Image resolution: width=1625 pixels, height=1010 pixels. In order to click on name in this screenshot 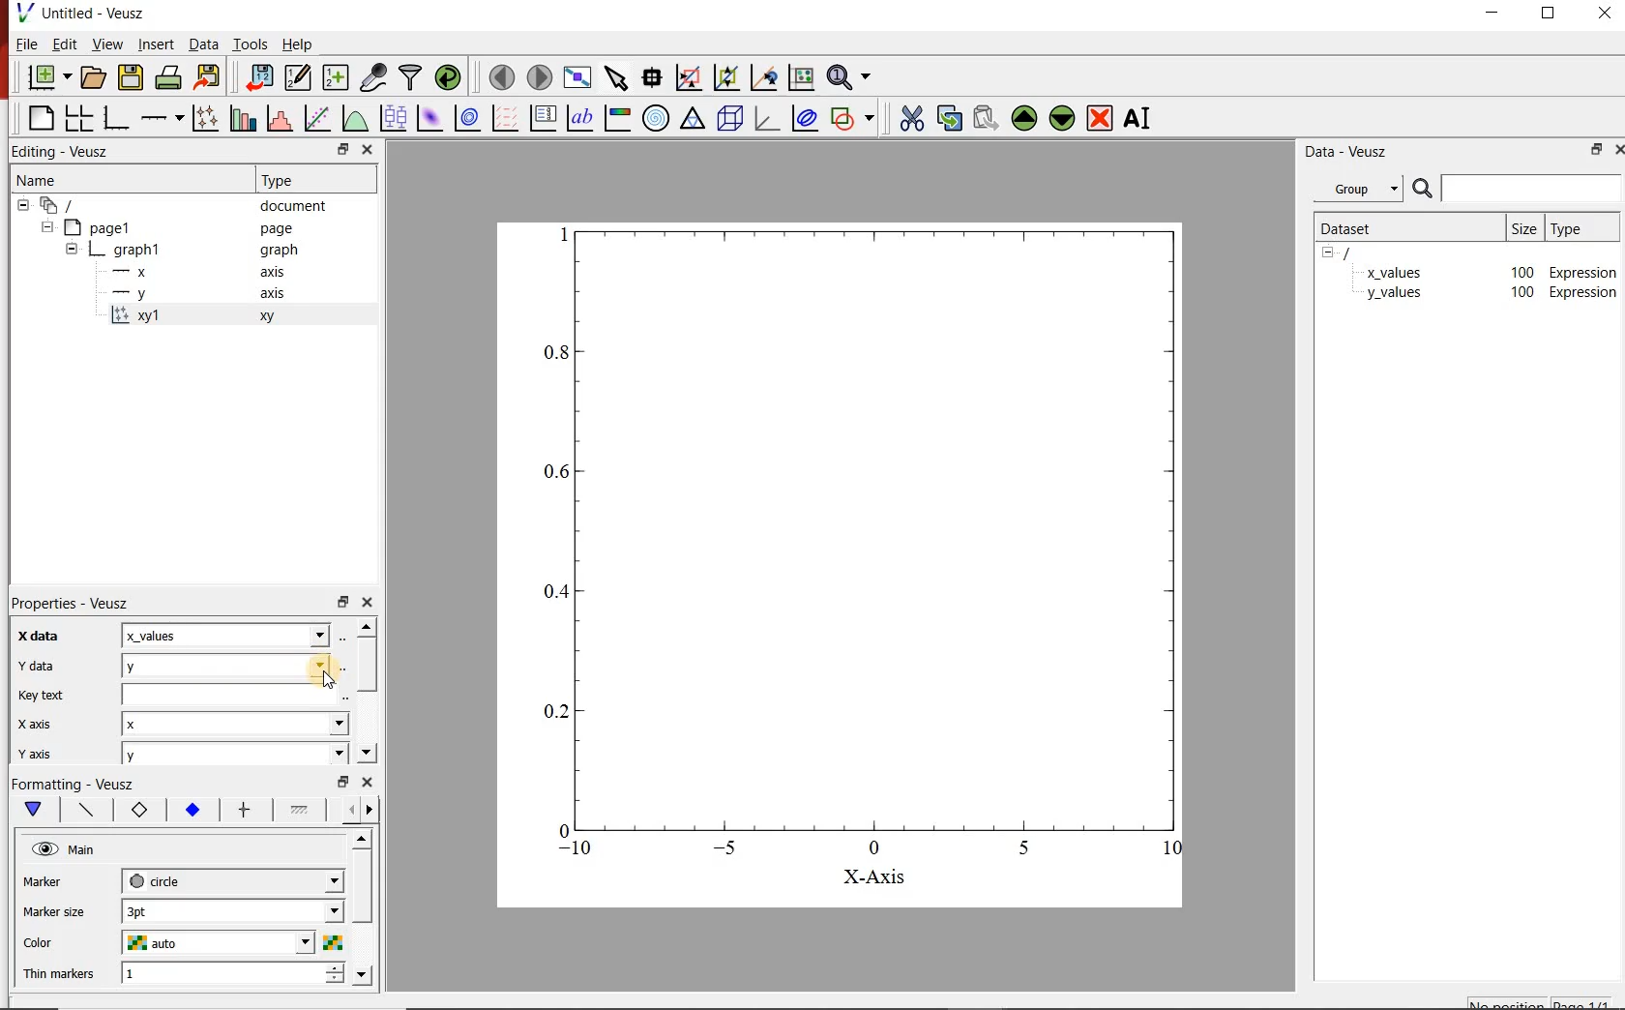, I will do `click(39, 182)`.